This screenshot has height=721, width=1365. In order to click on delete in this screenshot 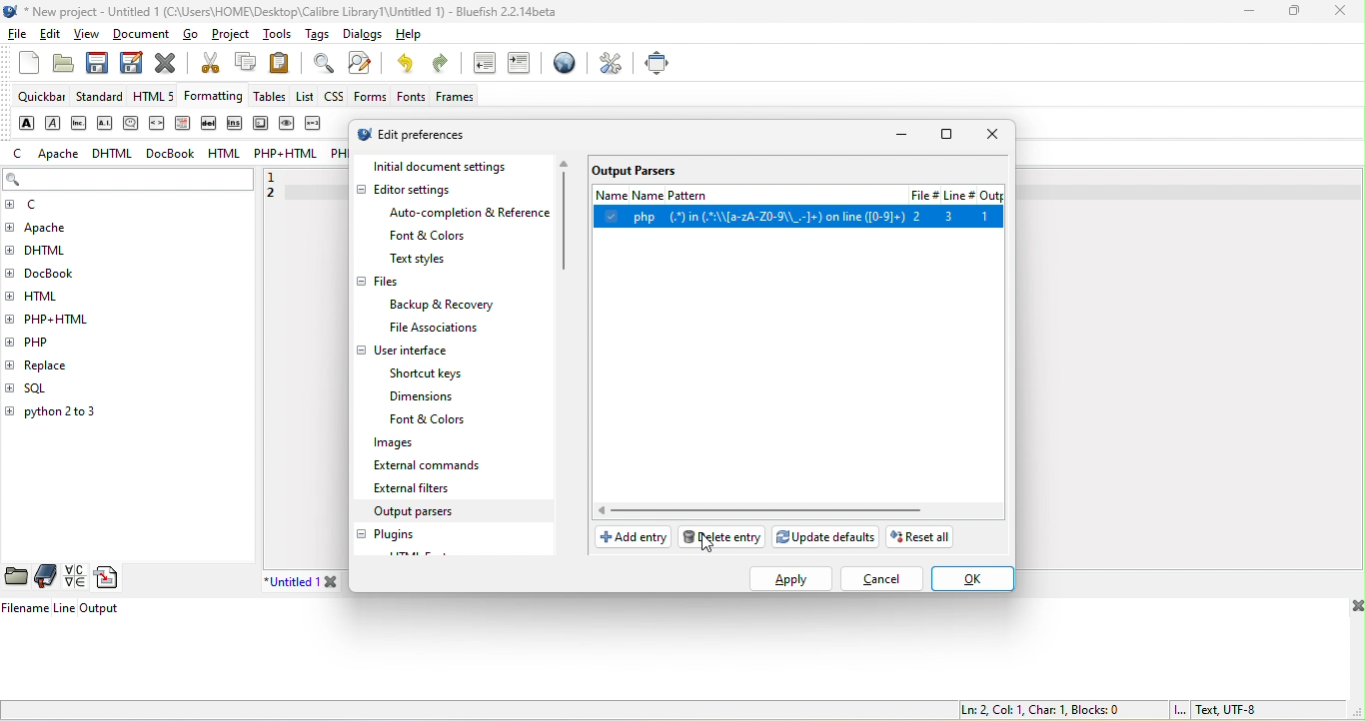, I will do `click(210, 123)`.